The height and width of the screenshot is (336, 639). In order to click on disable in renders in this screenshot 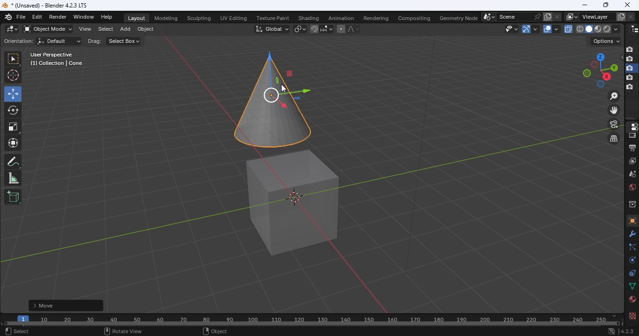, I will do `click(630, 68)`.